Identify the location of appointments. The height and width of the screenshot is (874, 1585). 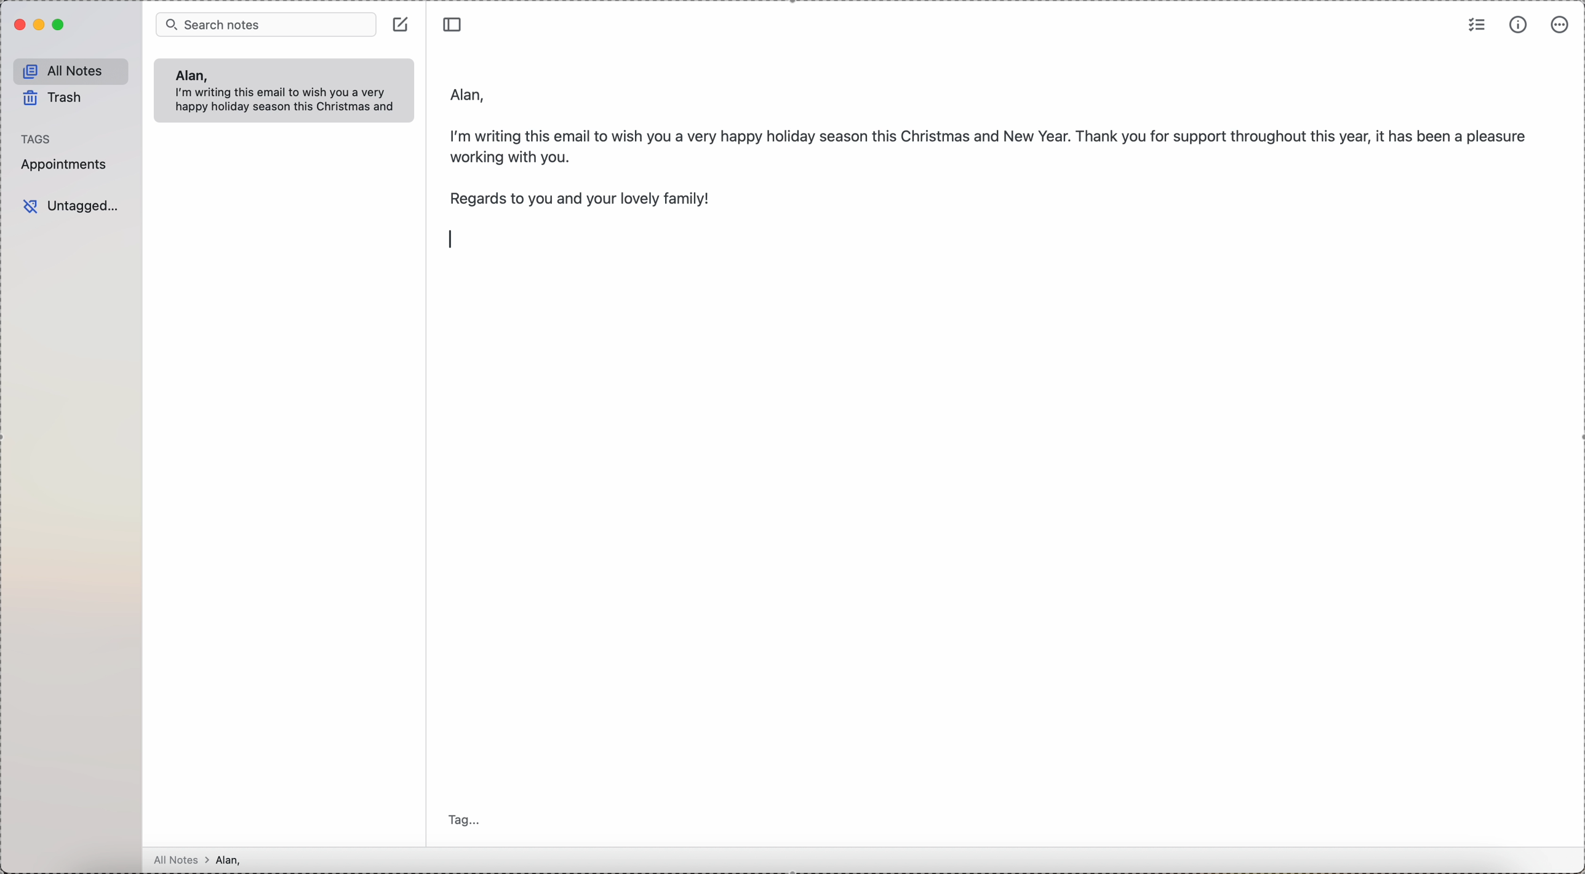
(66, 164).